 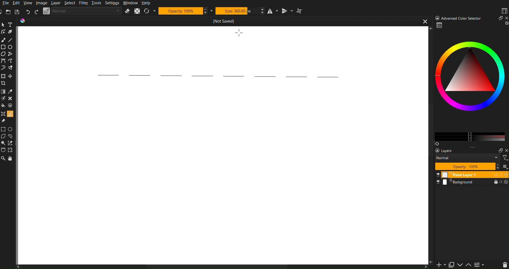 I want to click on Settings, so click(x=482, y=264).